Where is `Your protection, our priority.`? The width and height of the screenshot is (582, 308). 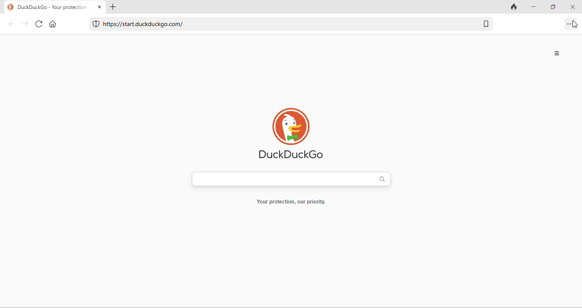
Your protection, our priority. is located at coordinates (293, 202).